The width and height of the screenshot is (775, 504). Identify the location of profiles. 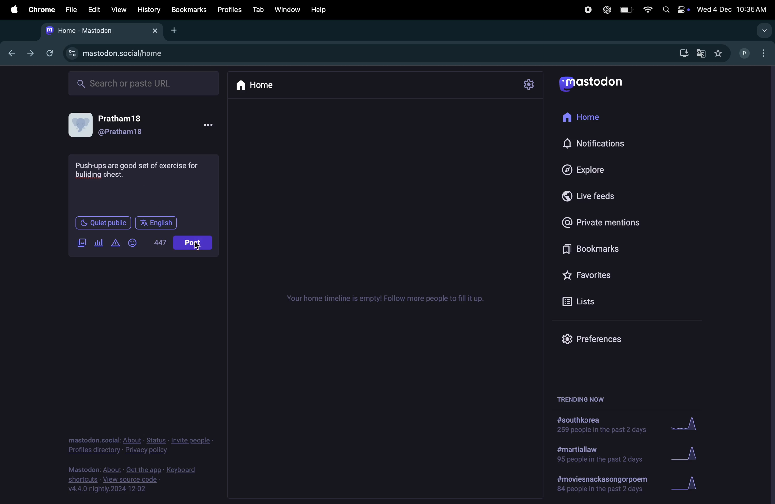
(230, 9).